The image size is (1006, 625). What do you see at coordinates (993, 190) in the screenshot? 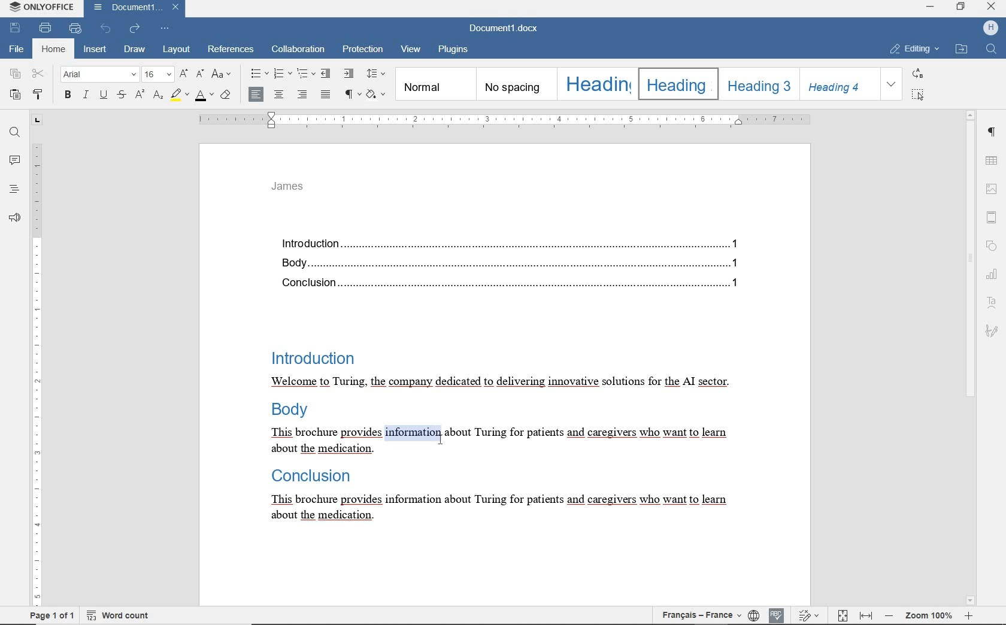
I see `IMAGE` at bounding box center [993, 190].